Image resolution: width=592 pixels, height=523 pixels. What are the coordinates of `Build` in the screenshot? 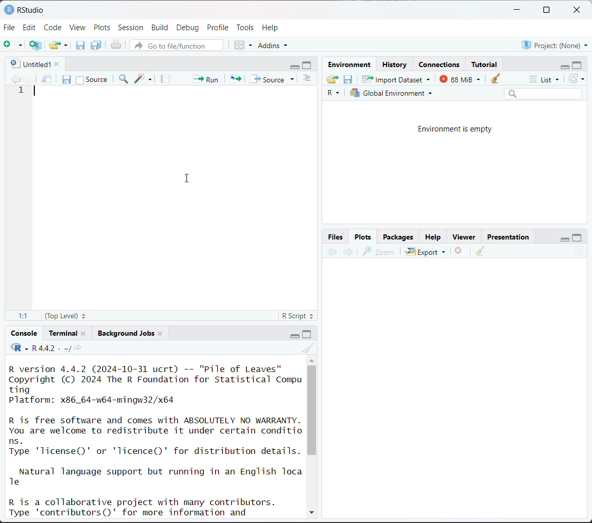 It's located at (161, 28).